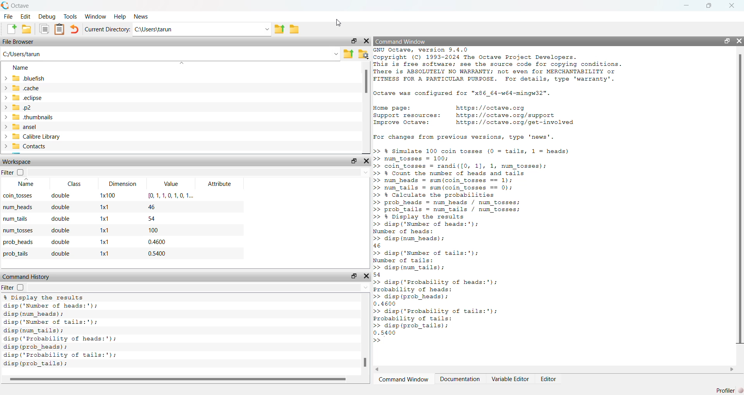  Describe the element at coordinates (732, 5) in the screenshot. I see `close` at that location.